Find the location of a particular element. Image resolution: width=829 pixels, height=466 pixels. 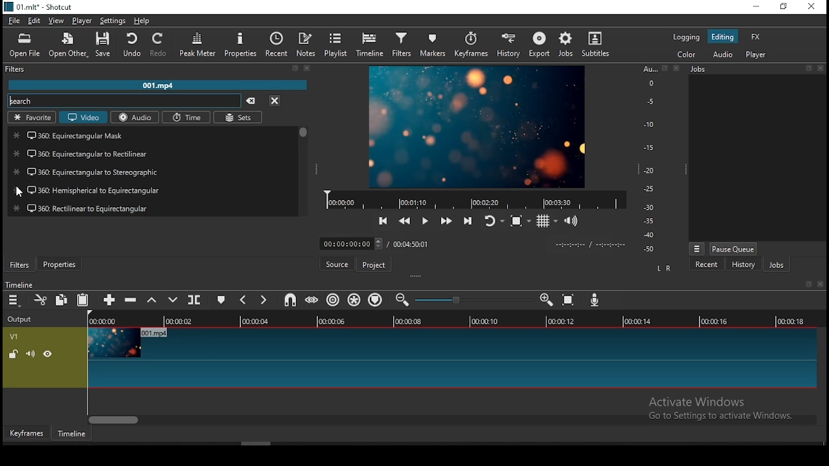

player is located at coordinates (81, 21).